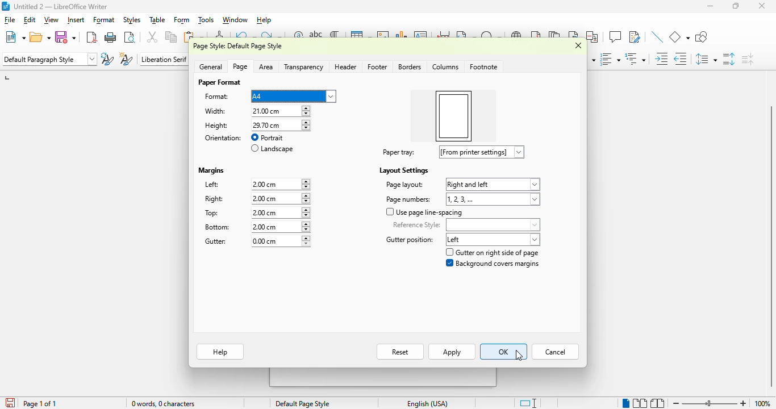 This screenshot has width=776, height=409. I want to click on header, so click(345, 66).